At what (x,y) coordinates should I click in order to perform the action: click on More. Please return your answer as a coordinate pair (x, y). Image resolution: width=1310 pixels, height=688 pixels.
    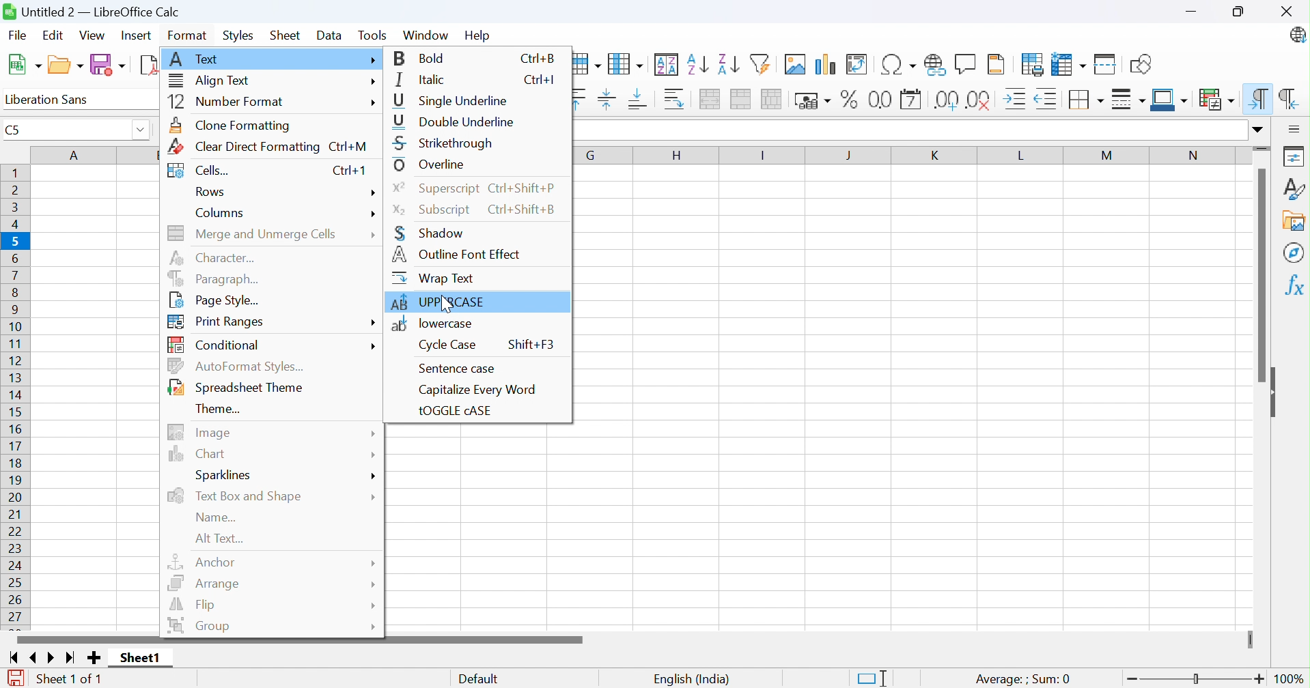
    Looking at the image, I should click on (376, 494).